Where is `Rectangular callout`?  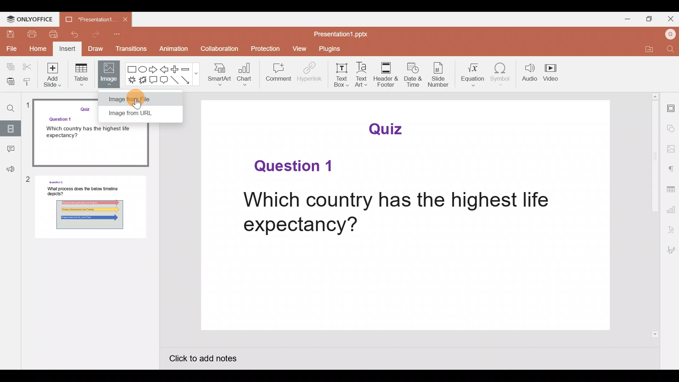
Rectangular callout is located at coordinates (153, 81).